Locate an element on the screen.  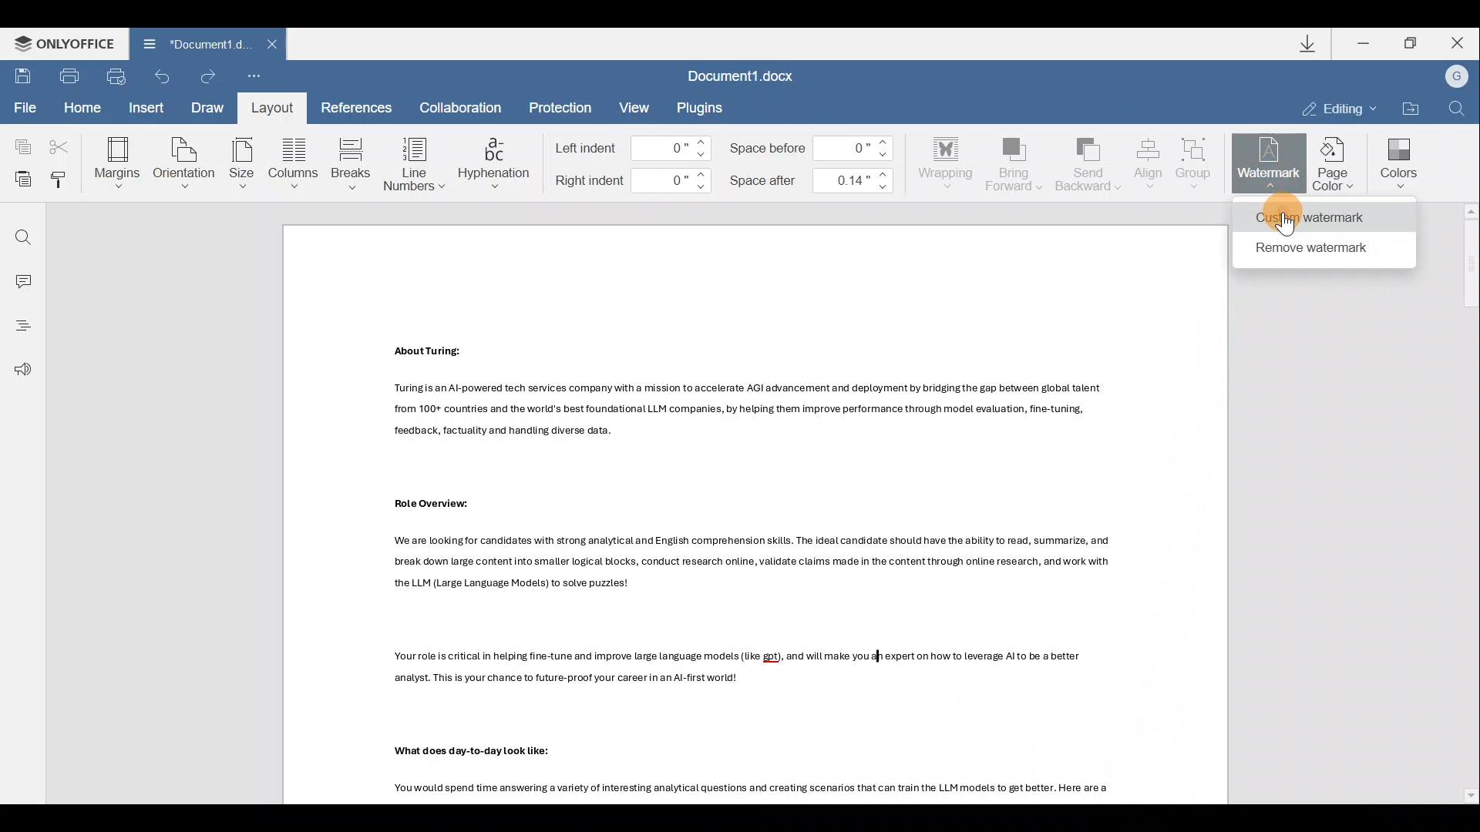
References is located at coordinates (355, 106).